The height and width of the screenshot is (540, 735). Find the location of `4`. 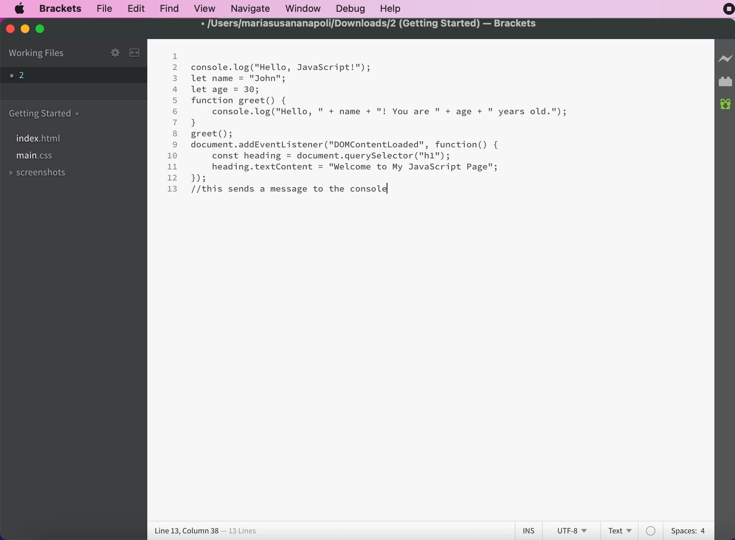

4 is located at coordinates (175, 90).